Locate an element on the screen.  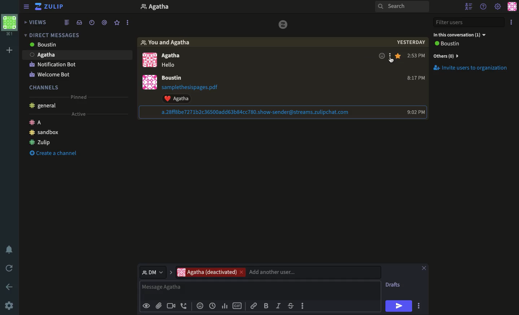
Welcome bot is located at coordinates (49, 75).